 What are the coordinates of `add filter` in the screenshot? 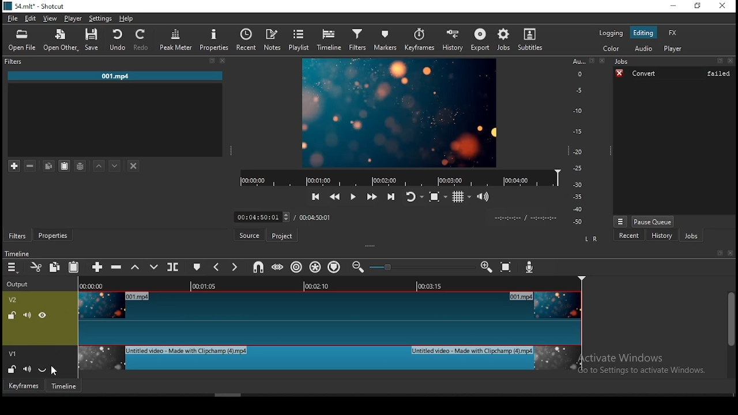 It's located at (14, 165).